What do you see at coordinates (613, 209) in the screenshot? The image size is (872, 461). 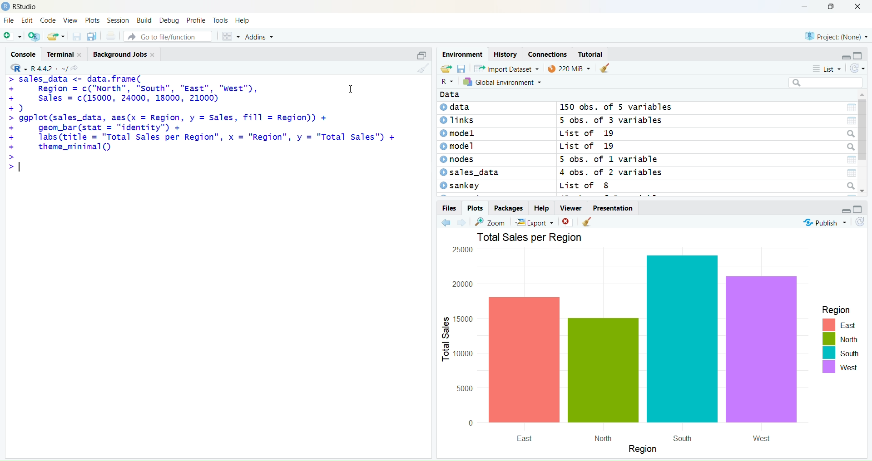 I see `wer Presentation` at bounding box center [613, 209].